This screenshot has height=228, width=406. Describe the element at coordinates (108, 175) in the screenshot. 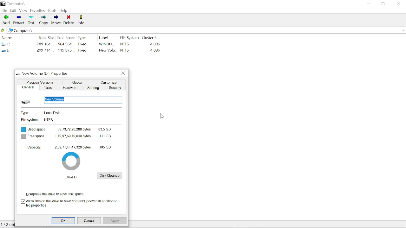

I see `disk cleanup` at that location.